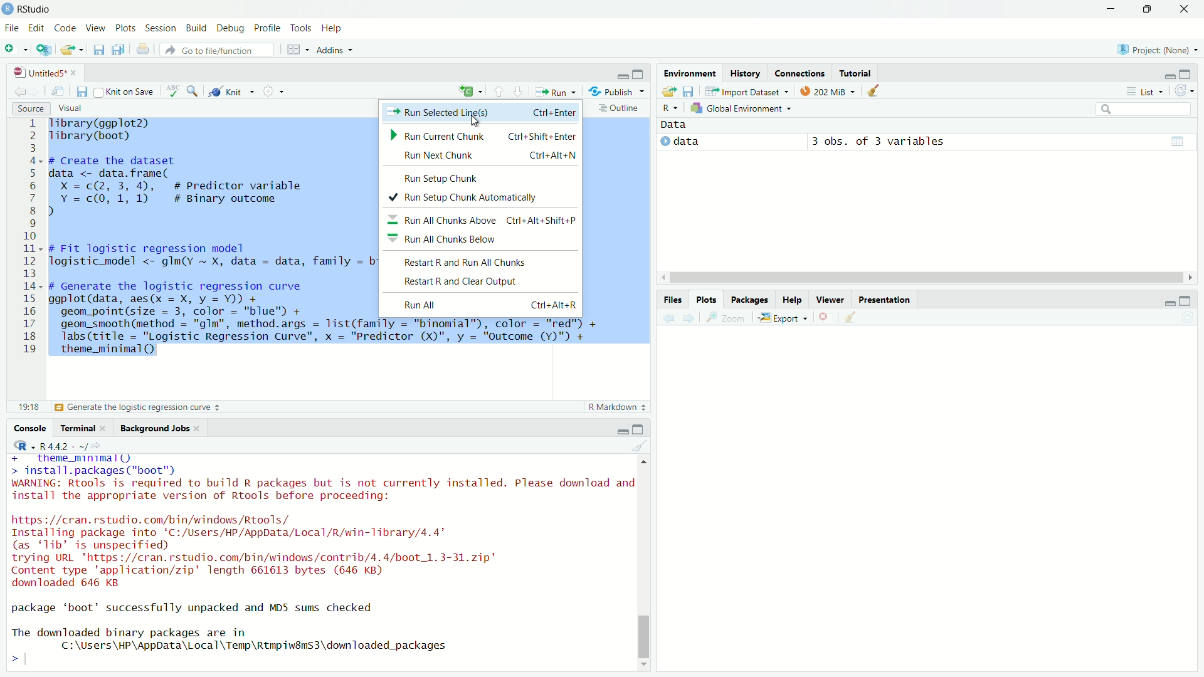 The height and width of the screenshot is (677, 1204). Describe the element at coordinates (63, 446) in the screenshot. I see `R 4.4.2 . ~/` at that location.